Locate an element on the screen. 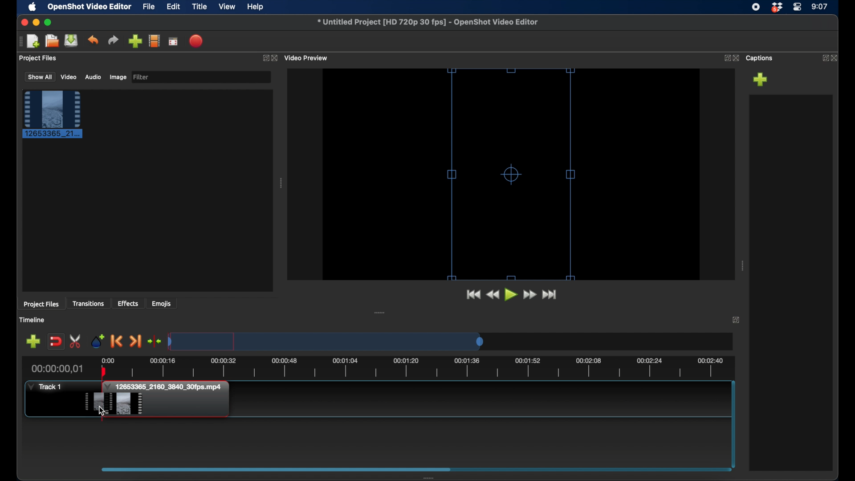 The height and width of the screenshot is (481, 855). cursor is located at coordinates (102, 412).